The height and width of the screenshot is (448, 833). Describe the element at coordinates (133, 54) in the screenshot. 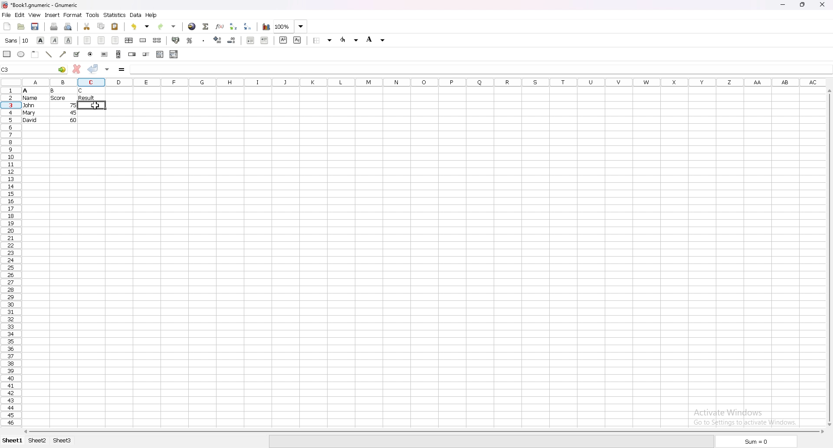

I see `spin button` at that location.